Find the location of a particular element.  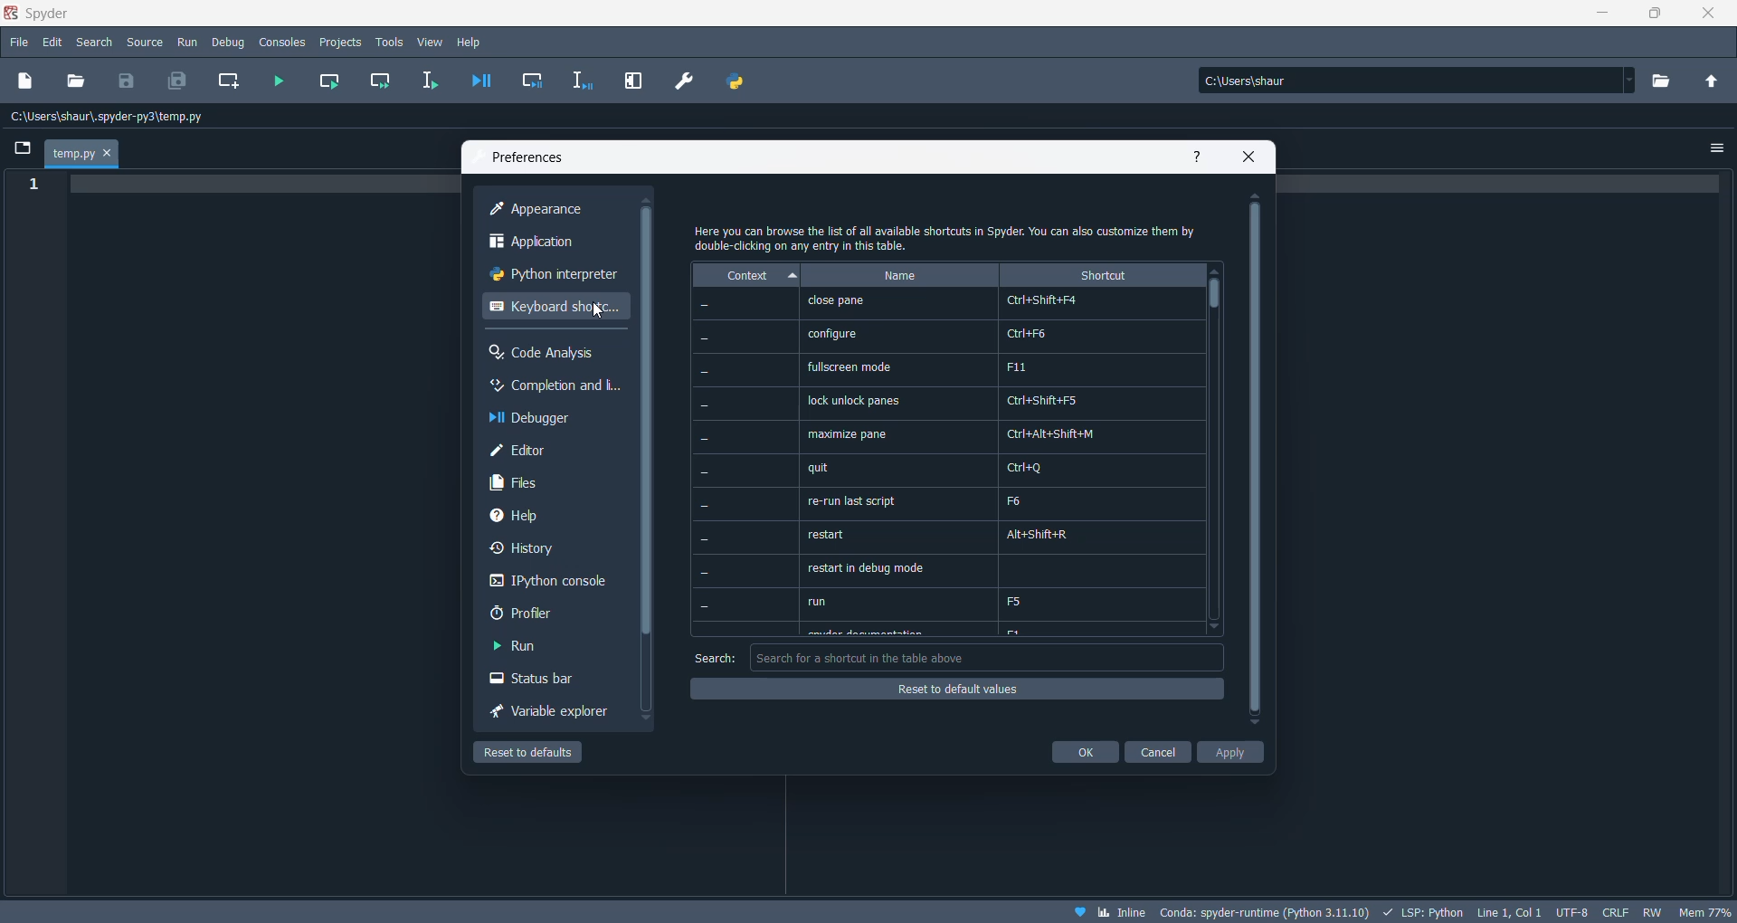

tools is located at coordinates (390, 43).